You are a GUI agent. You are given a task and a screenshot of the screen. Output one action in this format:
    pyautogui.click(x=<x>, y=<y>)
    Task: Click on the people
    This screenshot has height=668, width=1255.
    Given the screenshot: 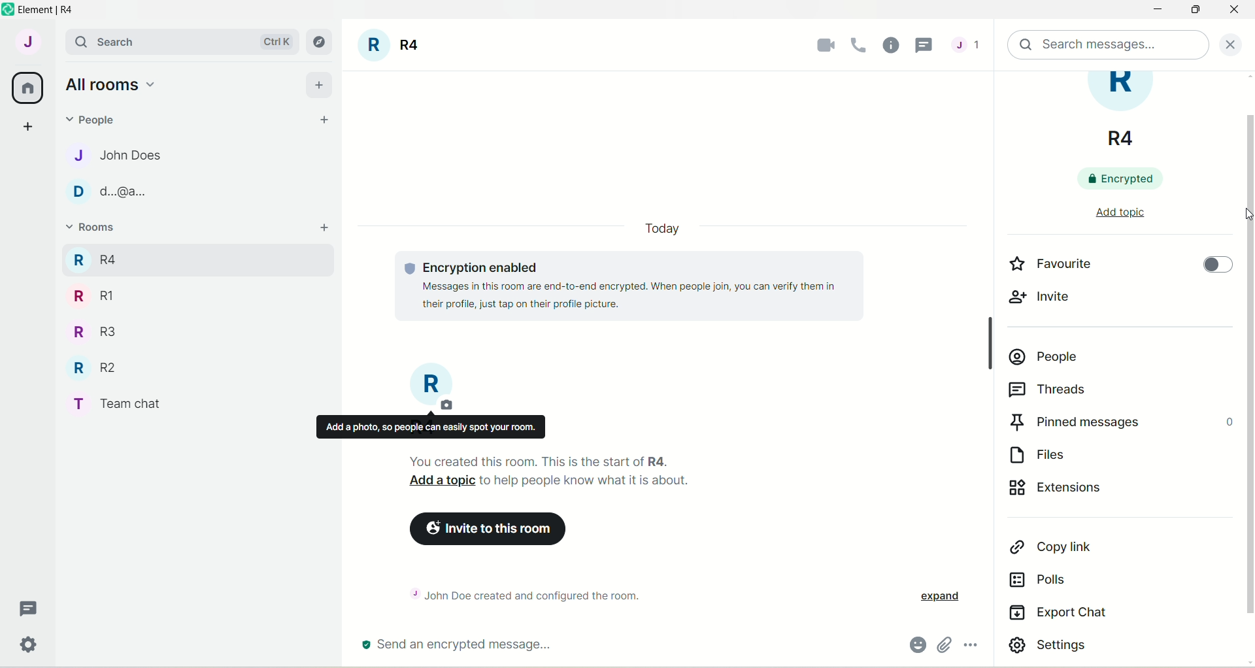 What is the action you would take?
    pyautogui.click(x=95, y=118)
    